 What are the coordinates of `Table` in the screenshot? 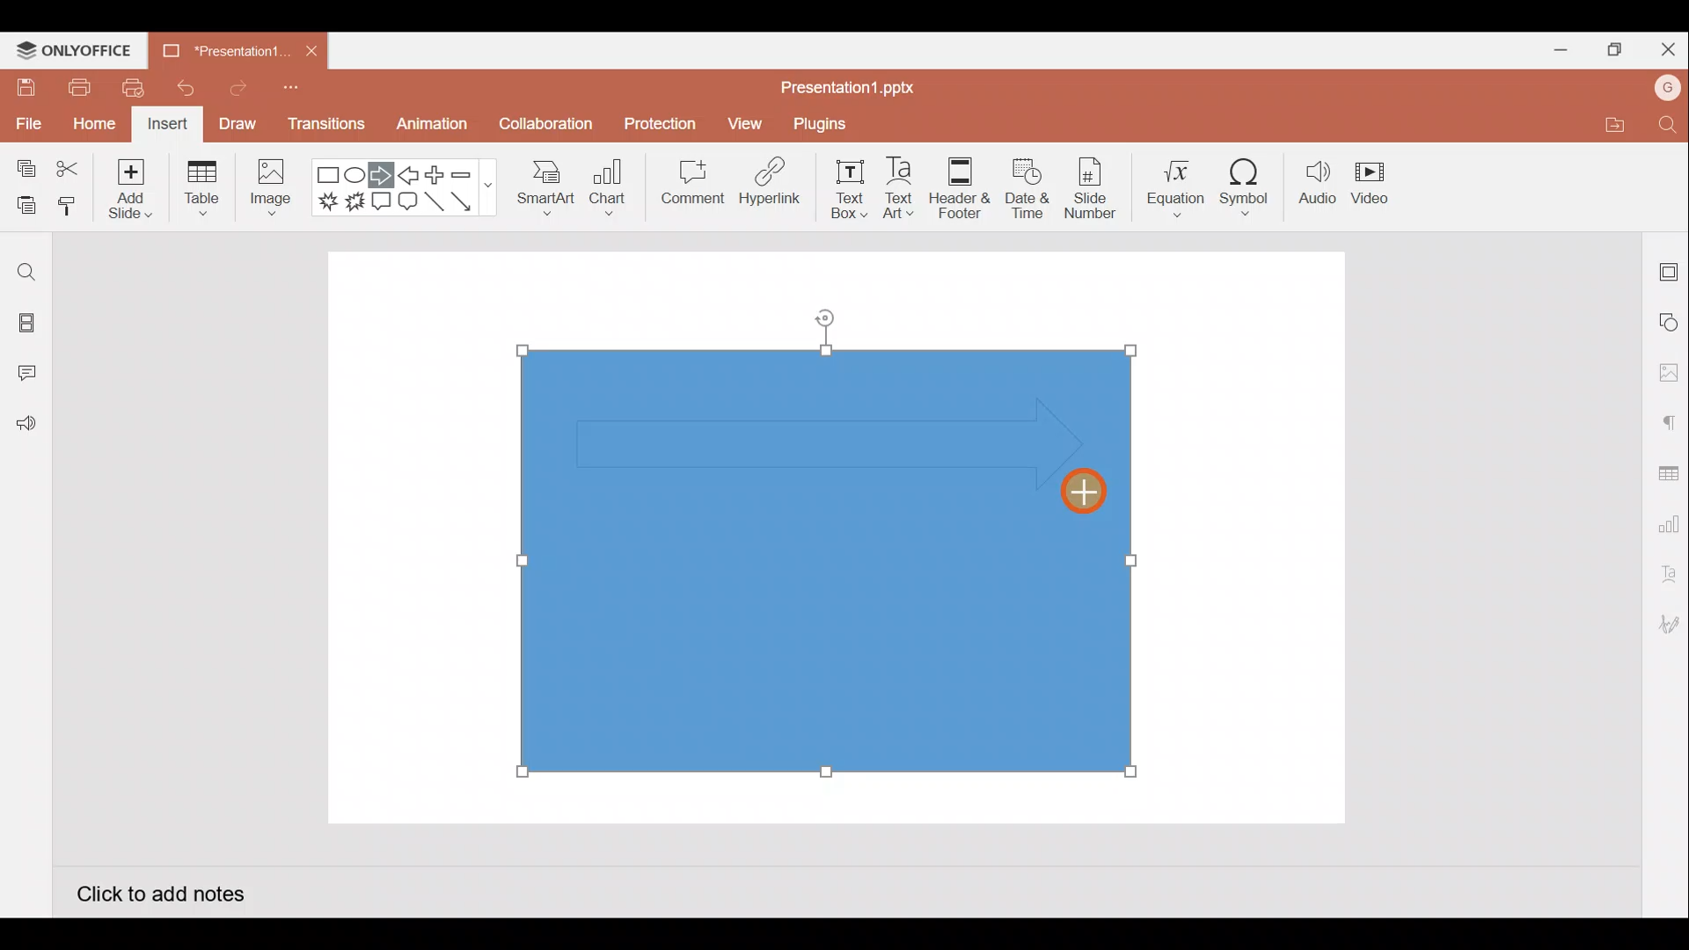 It's located at (204, 190).